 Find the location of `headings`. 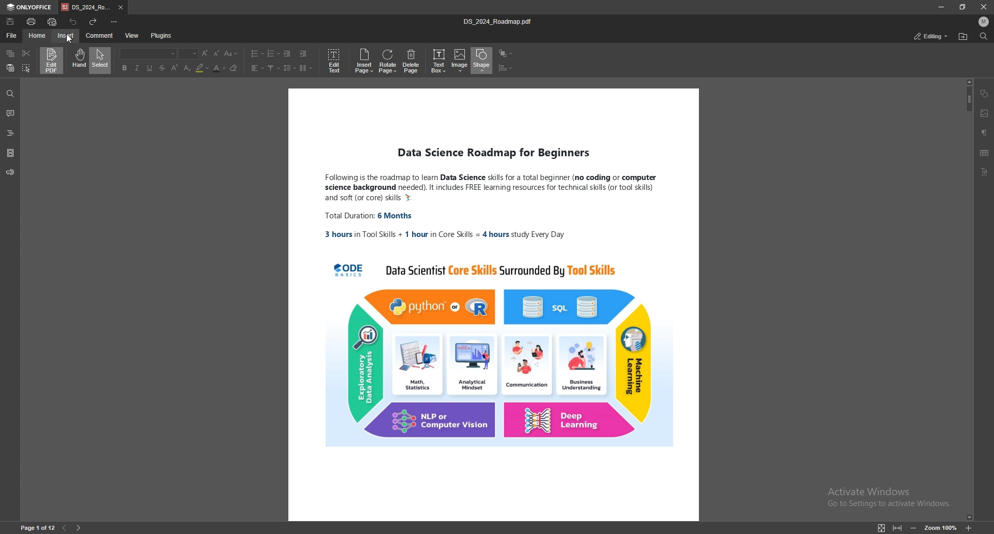

headings is located at coordinates (11, 131).